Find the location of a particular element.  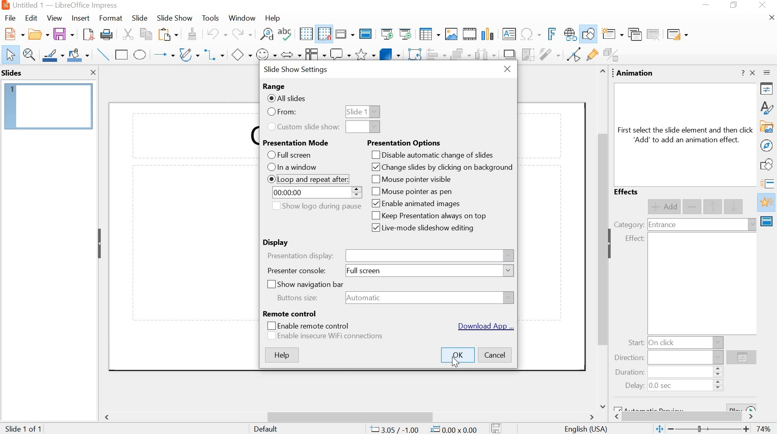

buttons size is located at coordinates (298, 297).